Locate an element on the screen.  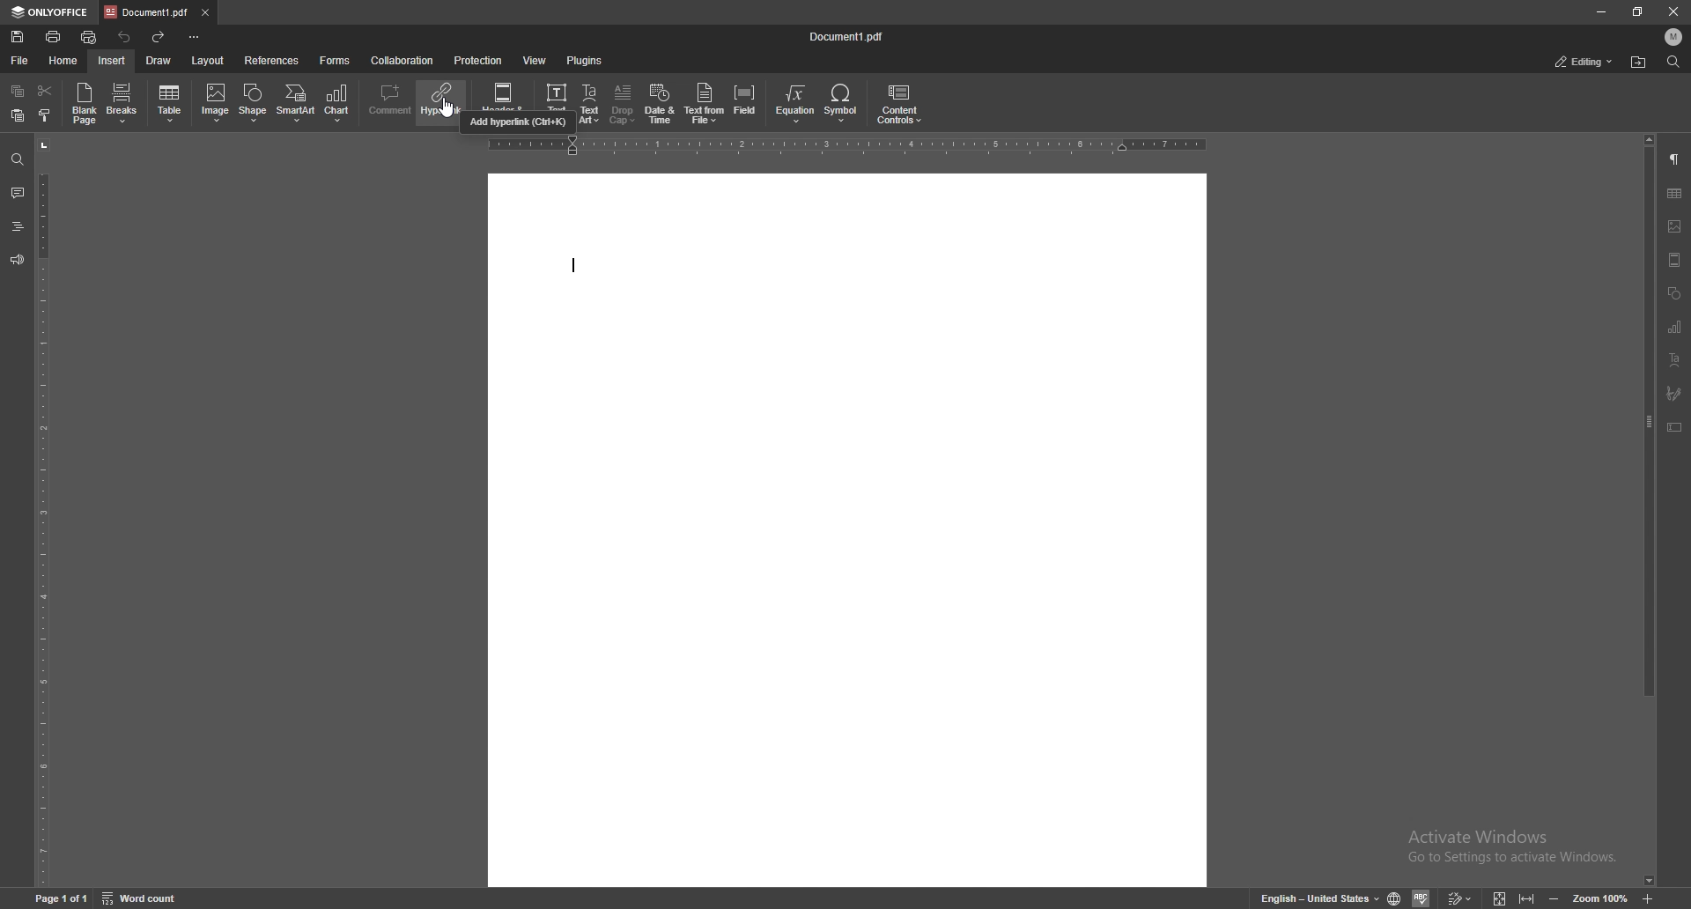
profile is located at coordinates (1674, 36).